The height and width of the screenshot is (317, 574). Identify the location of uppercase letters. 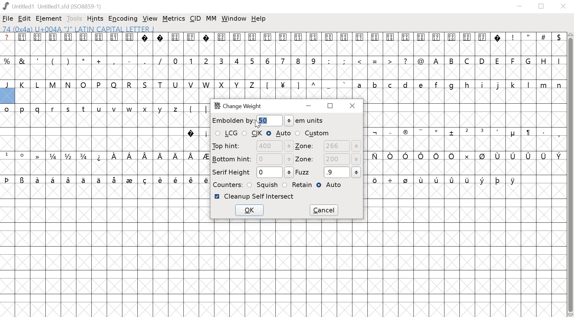
(128, 85).